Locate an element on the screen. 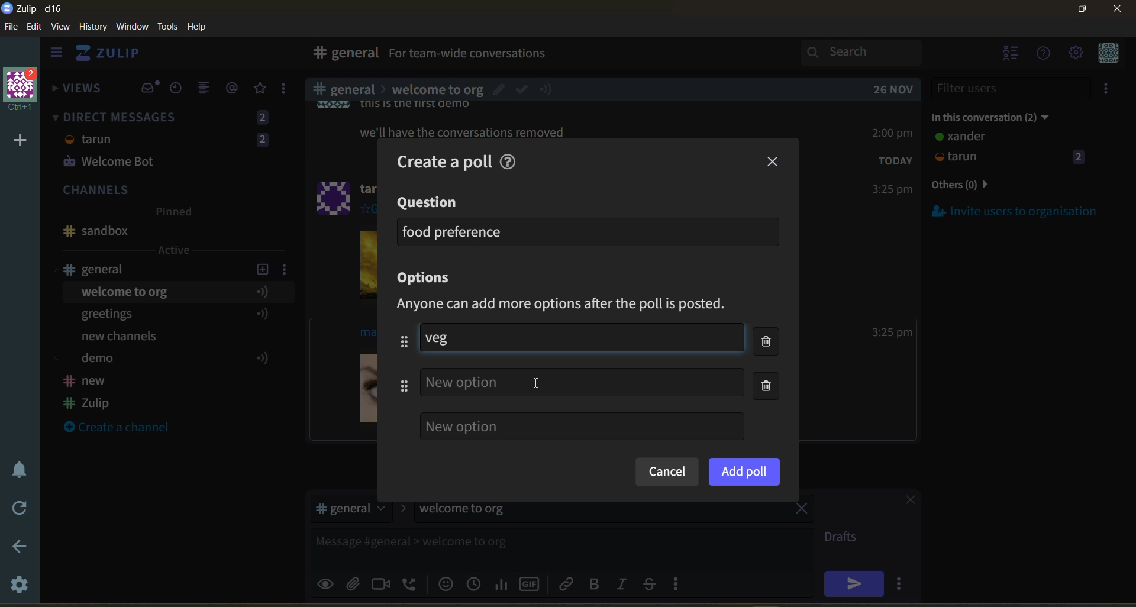 Image resolution: width=1136 pixels, height=607 pixels. topics is located at coordinates (171, 327).